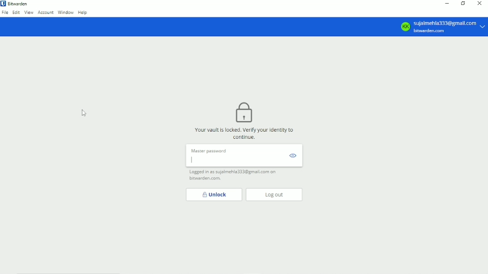 The width and height of the screenshot is (488, 274). Describe the element at coordinates (444, 27) in the screenshot. I see `sujalmehla333@gmall.com   bitwarden.com` at that location.